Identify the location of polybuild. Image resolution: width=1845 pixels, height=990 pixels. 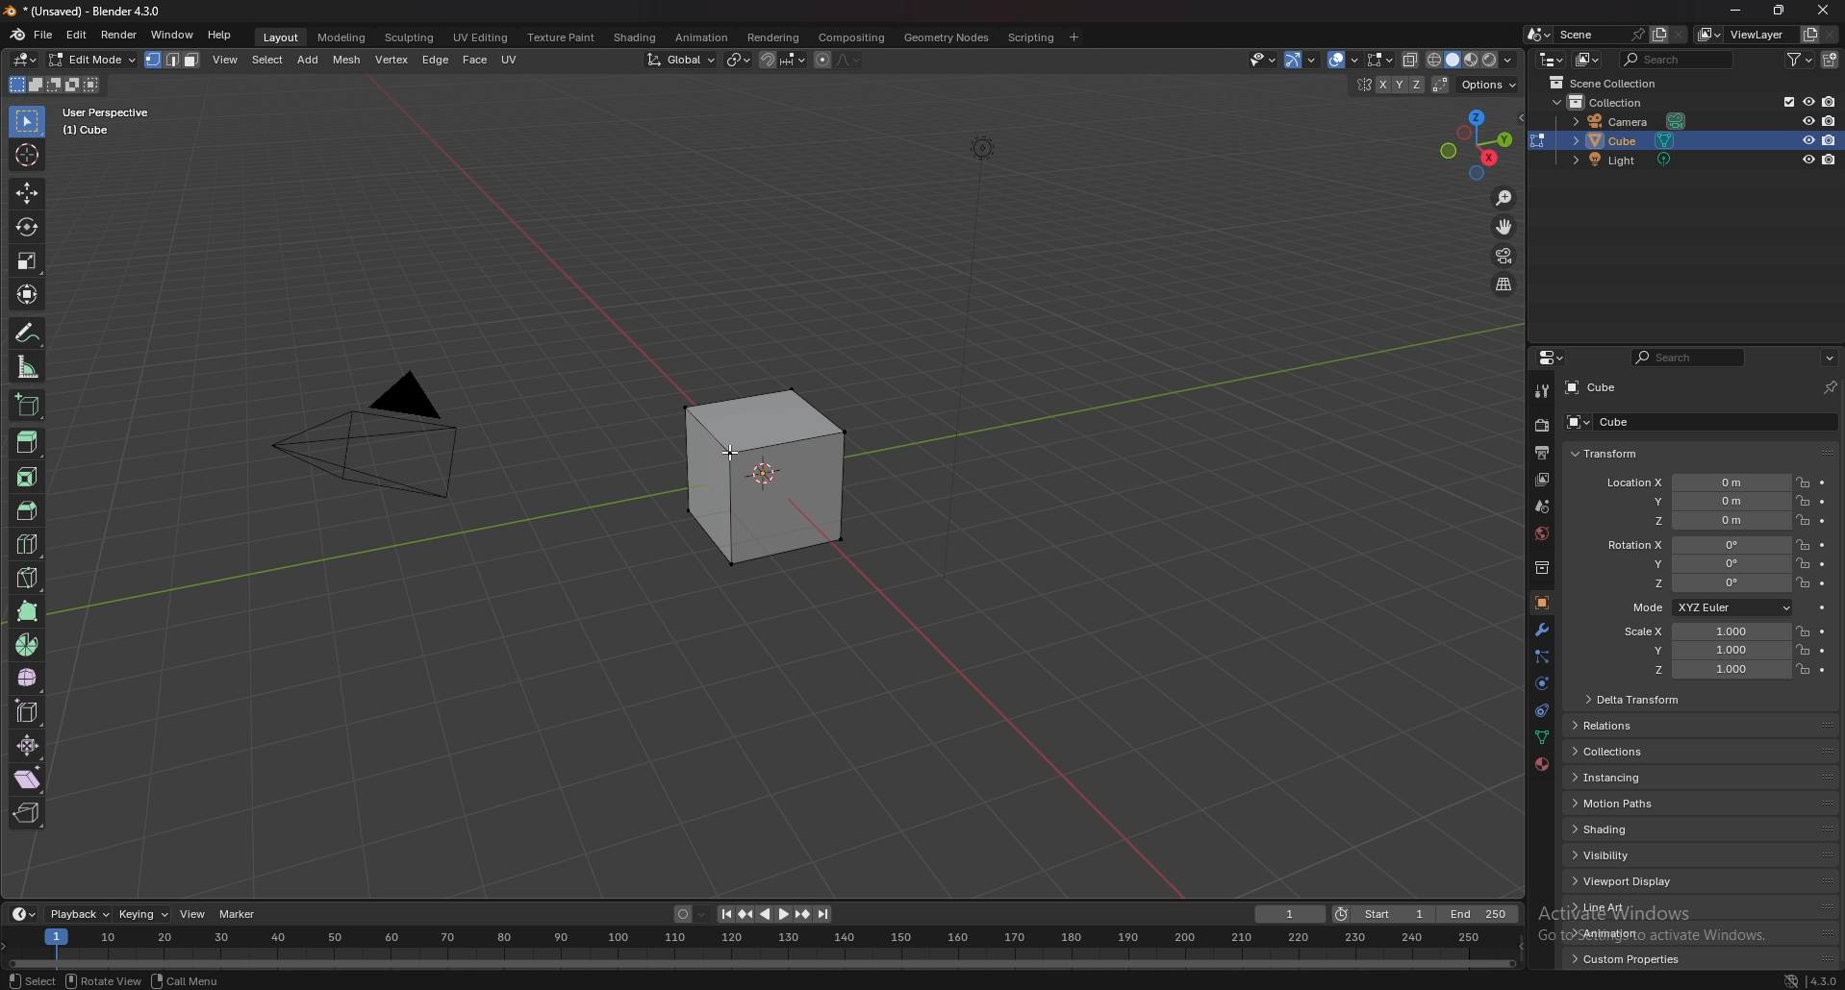
(27, 612).